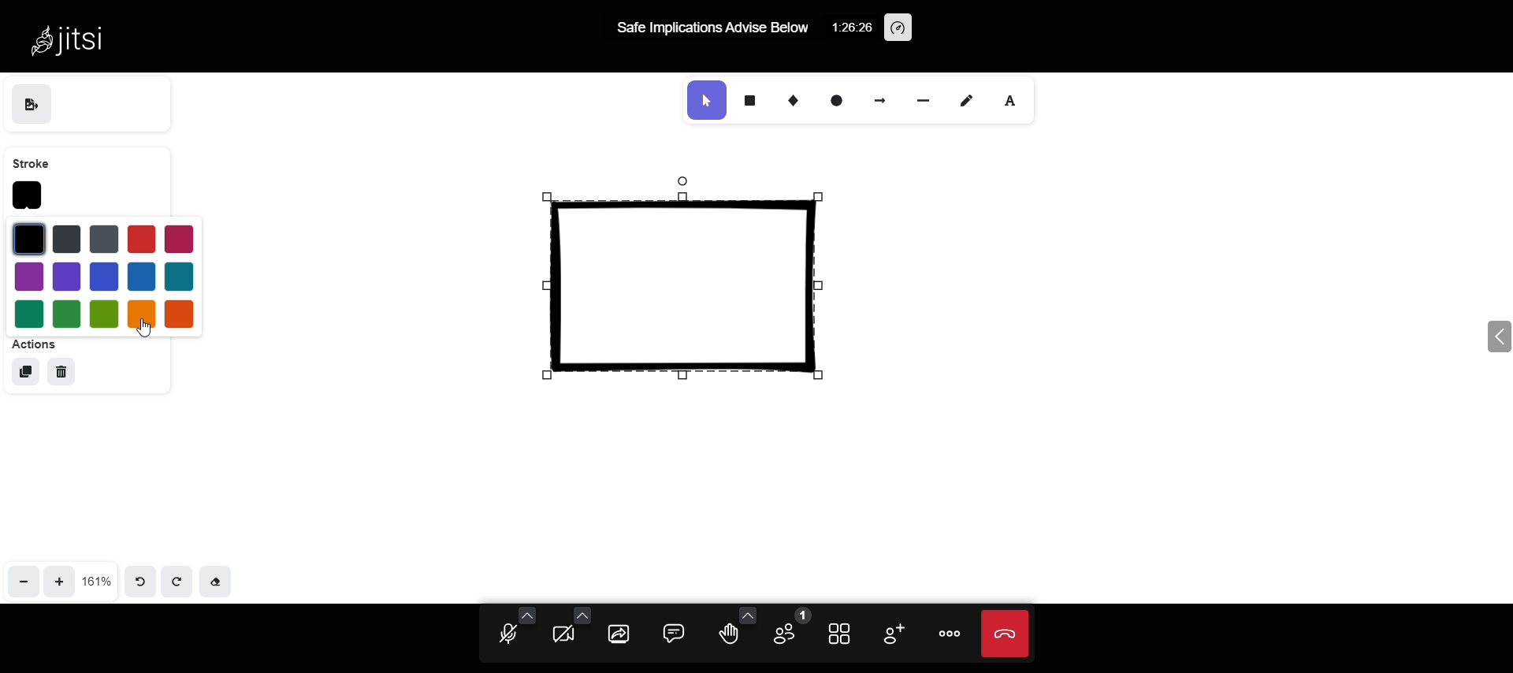 This screenshot has height=673, width=1513. Describe the element at coordinates (105, 239) in the screenshot. I see `blue 2` at that location.